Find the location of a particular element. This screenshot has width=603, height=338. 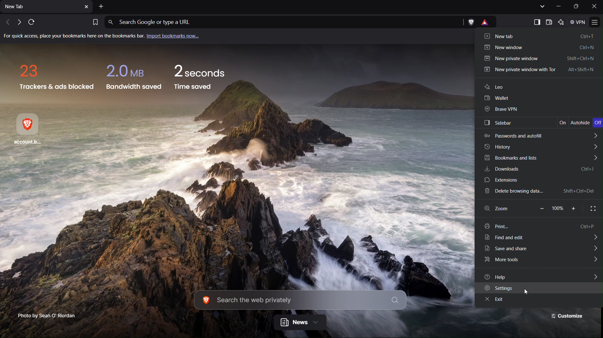

Leo is located at coordinates (539, 88).